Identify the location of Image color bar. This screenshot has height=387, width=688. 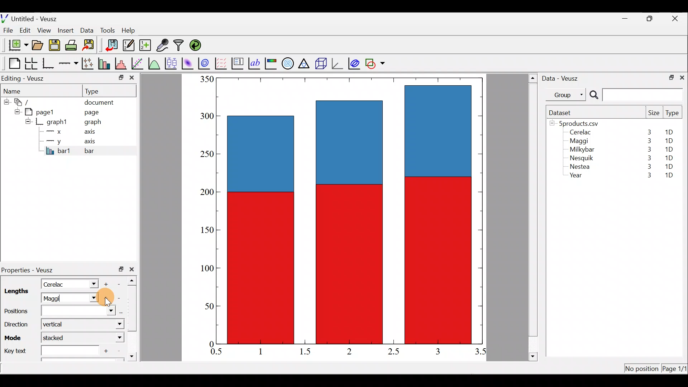
(271, 63).